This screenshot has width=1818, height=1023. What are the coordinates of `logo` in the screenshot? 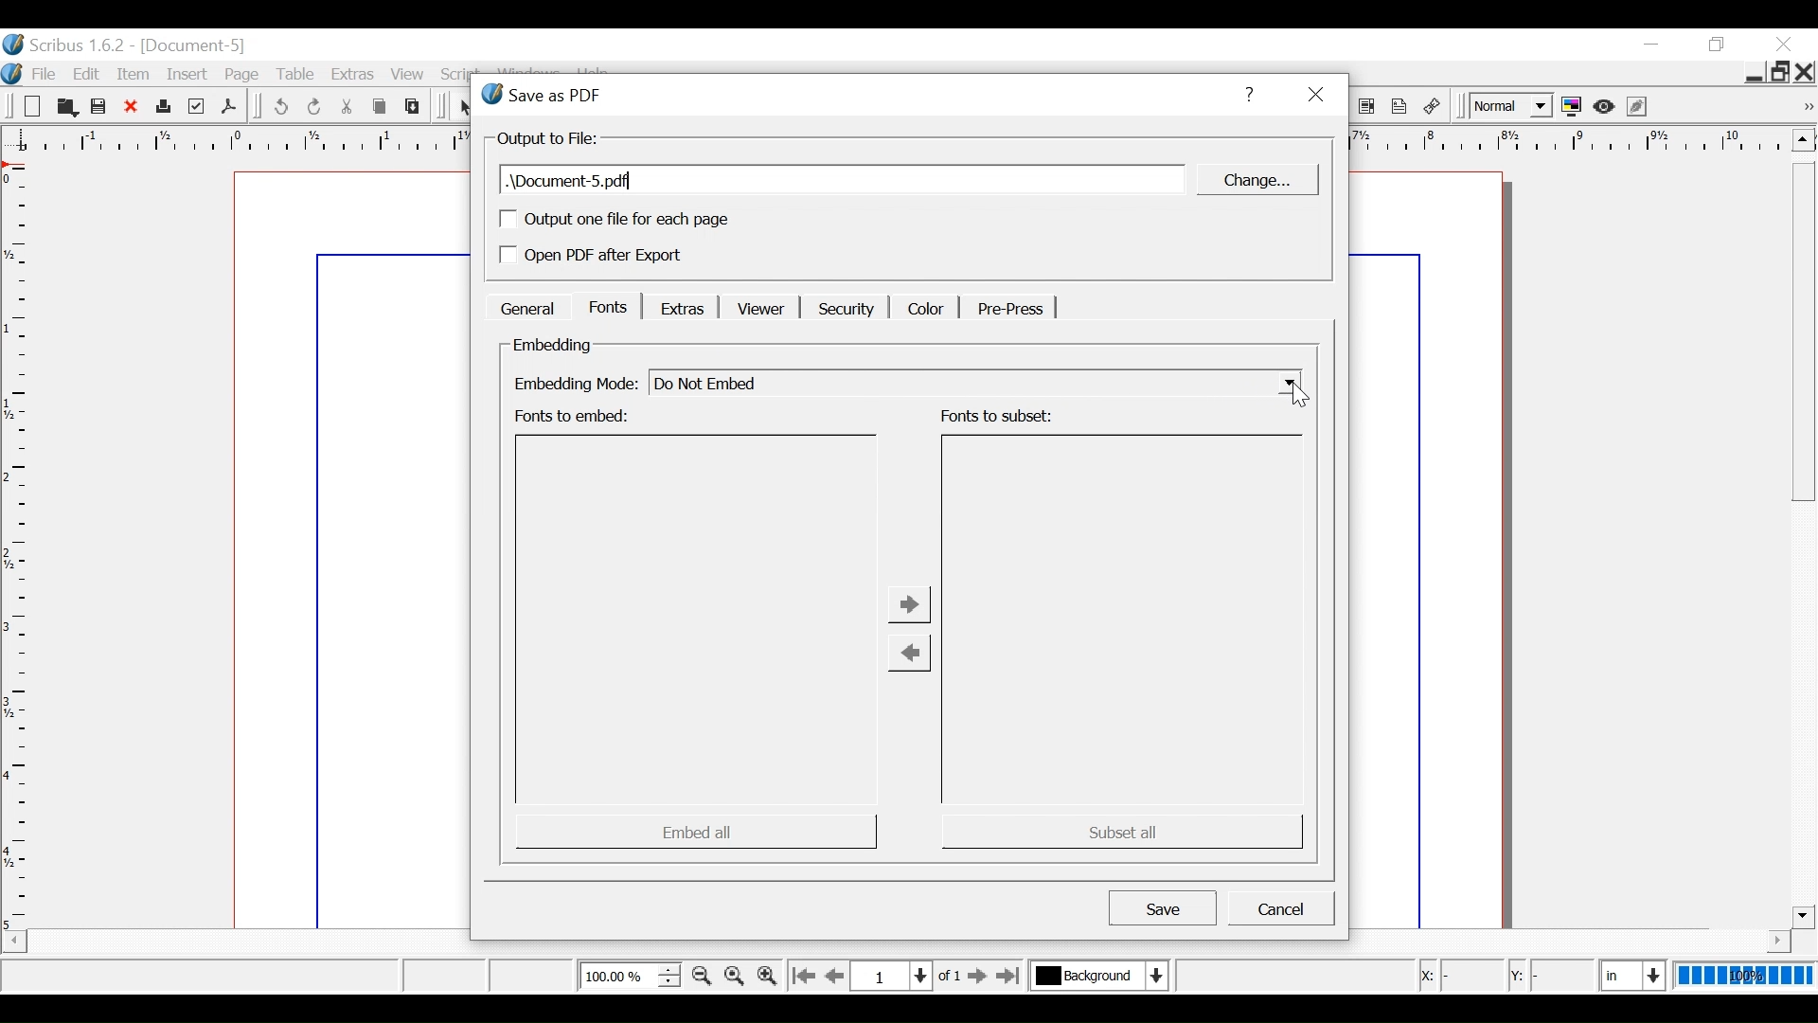 It's located at (11, 72).